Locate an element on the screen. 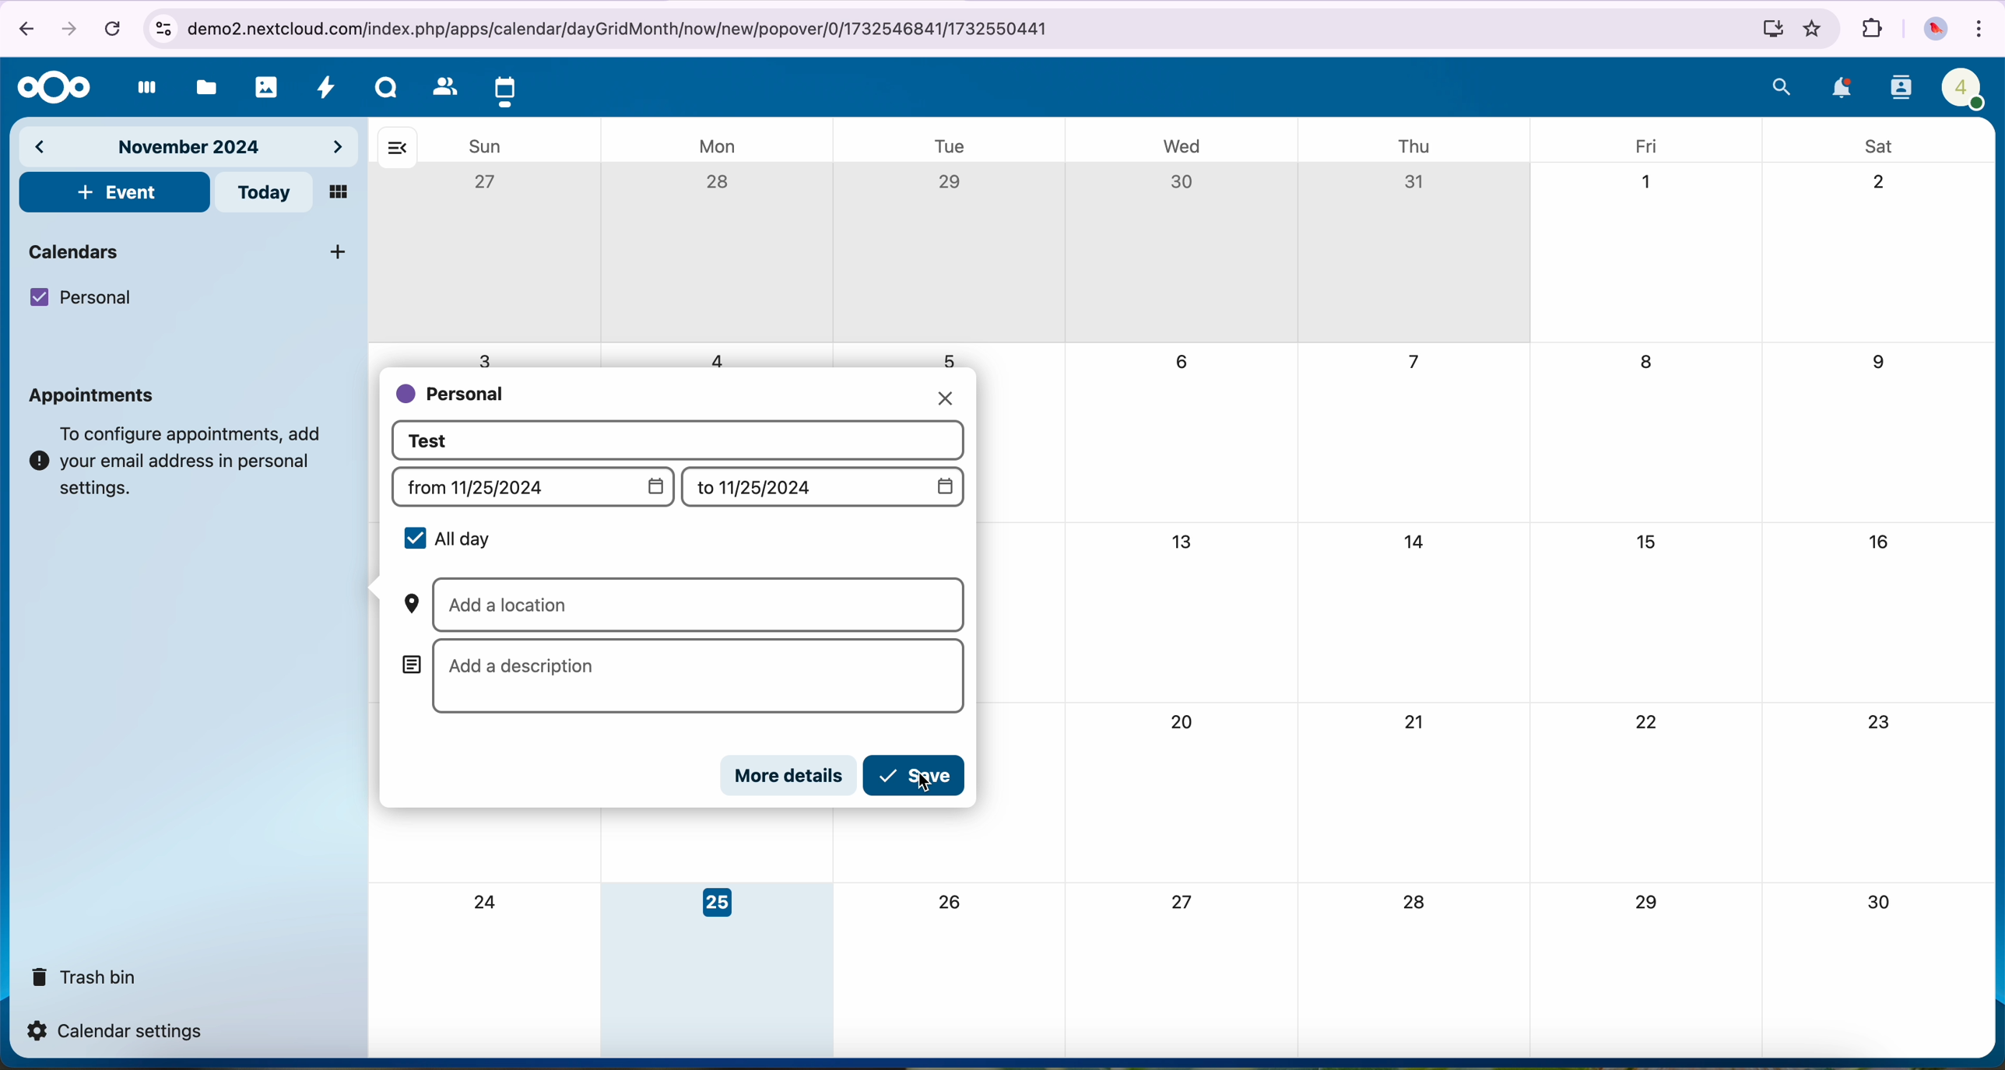  30 is located at coordinates (1878, 903).